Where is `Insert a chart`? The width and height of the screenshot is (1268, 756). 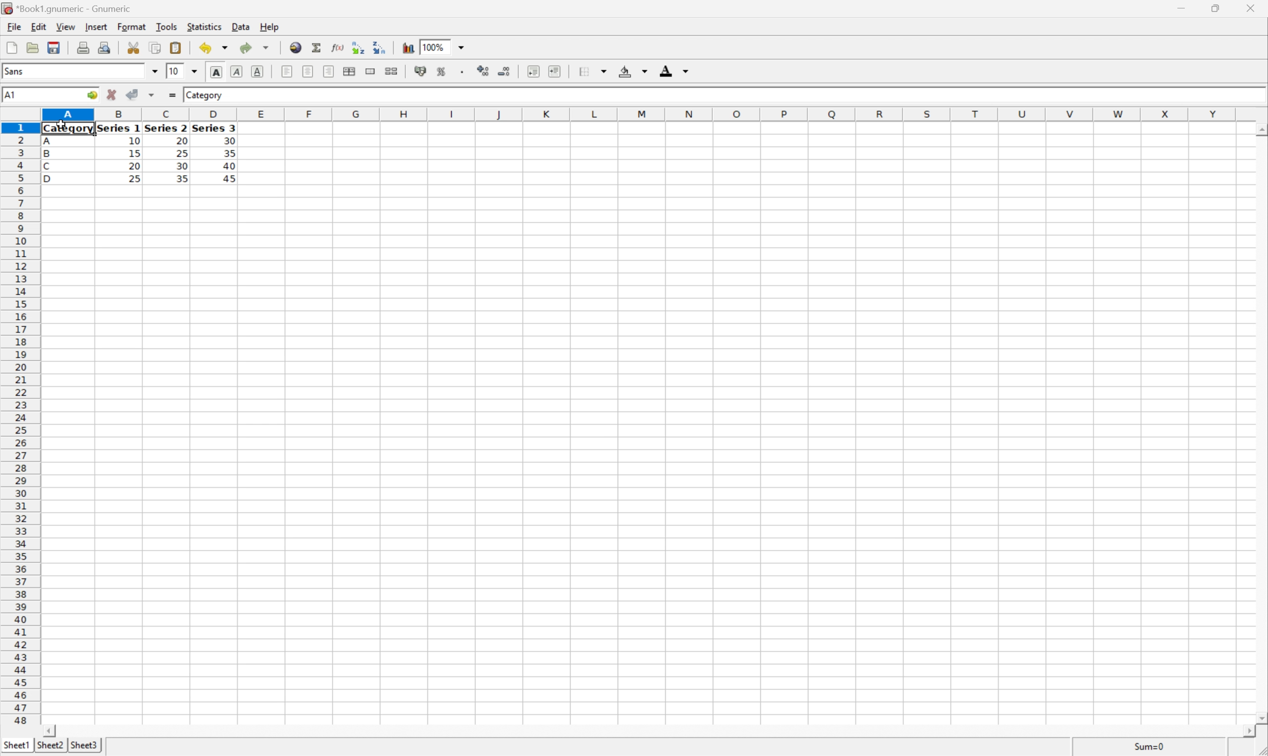
Insert a chart is located at coordinates (407, 47).